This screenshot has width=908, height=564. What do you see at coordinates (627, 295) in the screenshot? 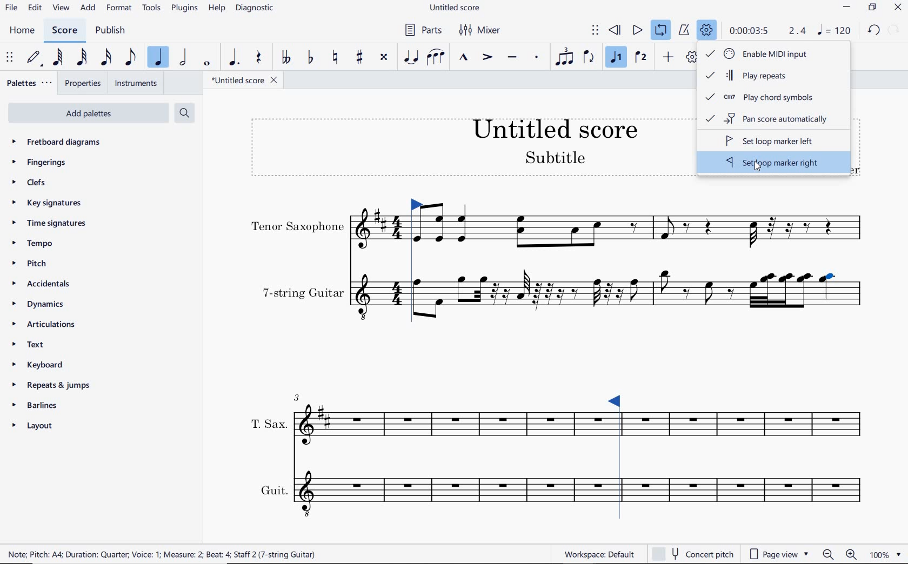
I see `INSTRUMENT: 7-STRING GUITAR` at bounding box center [627, 295].